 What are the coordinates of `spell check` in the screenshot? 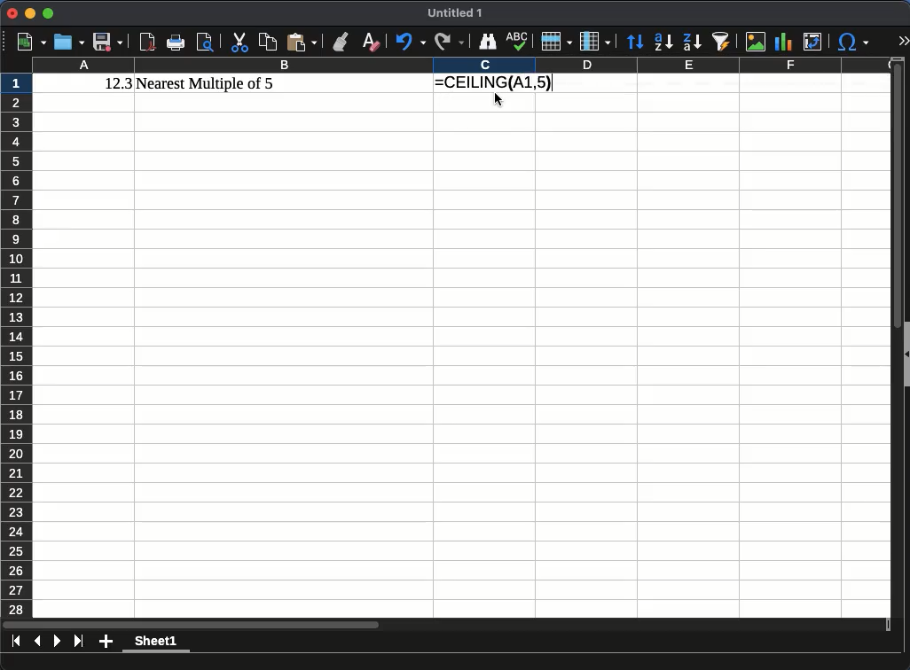 It's located at (517, 40).